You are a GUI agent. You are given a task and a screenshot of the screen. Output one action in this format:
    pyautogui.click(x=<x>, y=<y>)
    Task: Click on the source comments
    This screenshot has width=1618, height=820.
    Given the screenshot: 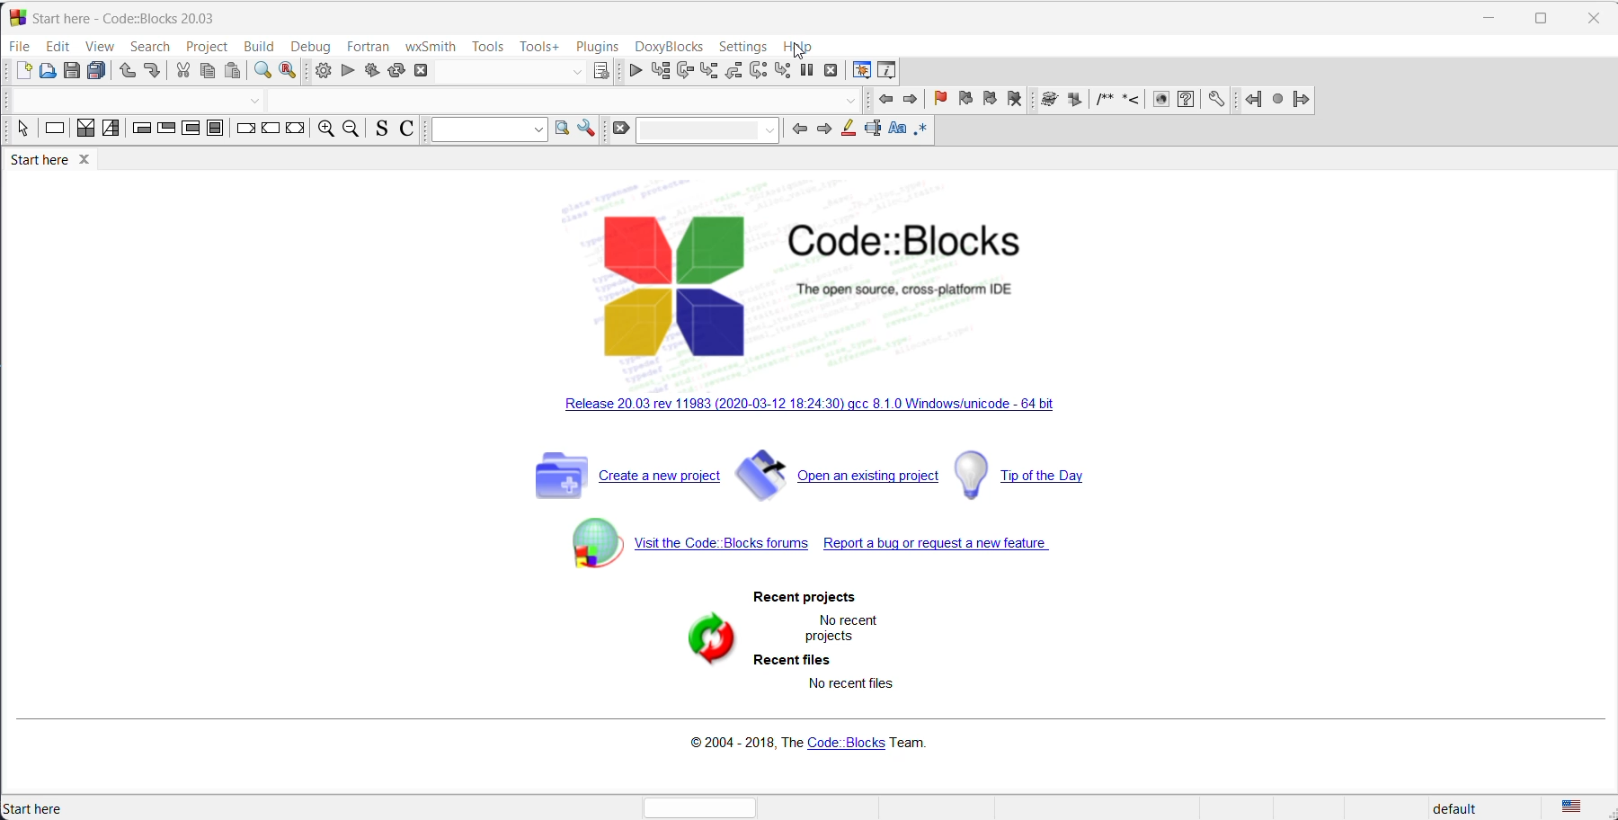 What is the action you would take?
    pyautogui.click(x=383, y=129)
    